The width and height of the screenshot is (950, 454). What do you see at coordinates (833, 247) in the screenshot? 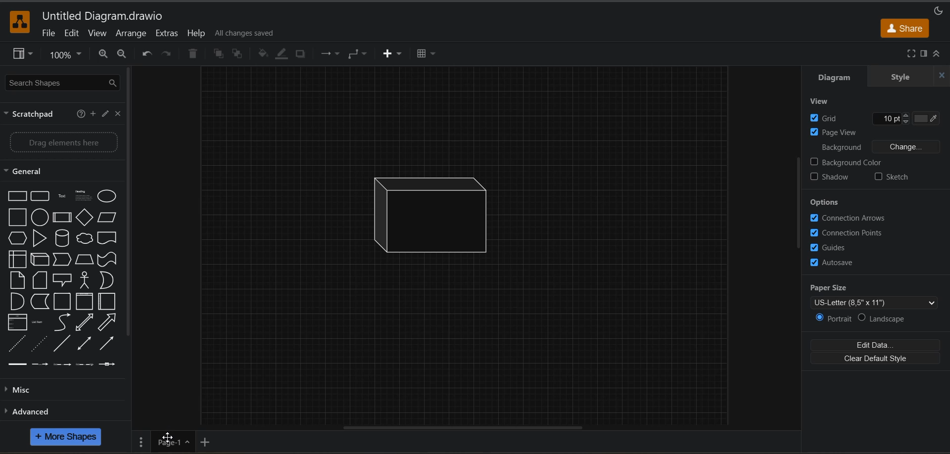
I see `guides` at bounding box center [833, 247].